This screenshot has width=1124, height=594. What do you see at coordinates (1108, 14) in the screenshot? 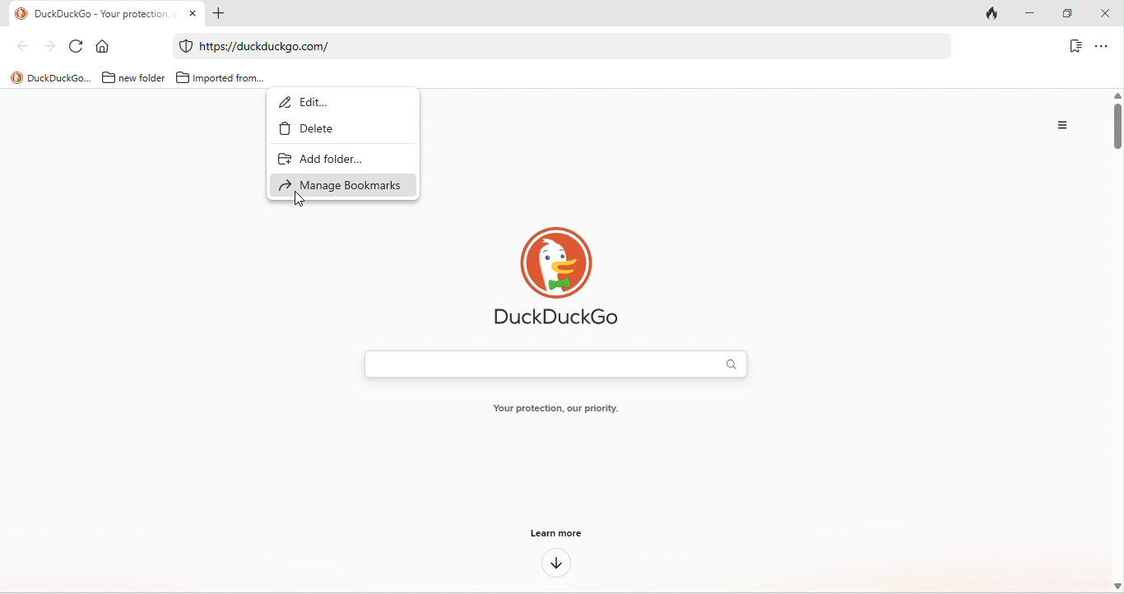
I see `close` at bounding box center [1108, 14].